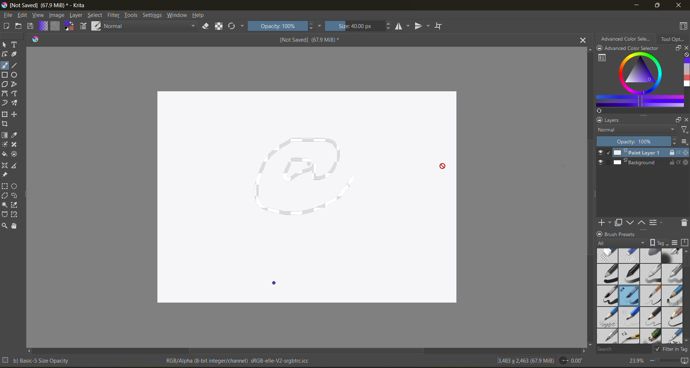  What do you see at coordinates (632, 49) in the screenshot?
I see `Advanced Color selector` at bounding box center [632, 49].